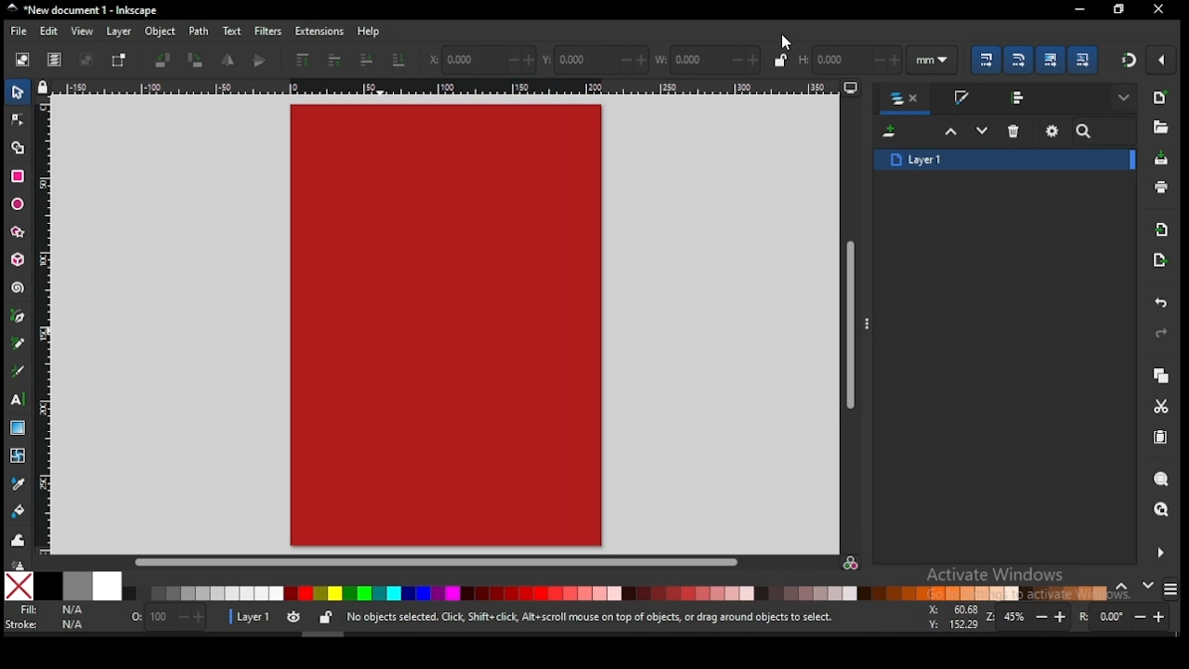 The image size is (1189, 669). I want to click on move gradient along with objects, so click(1051, 59).